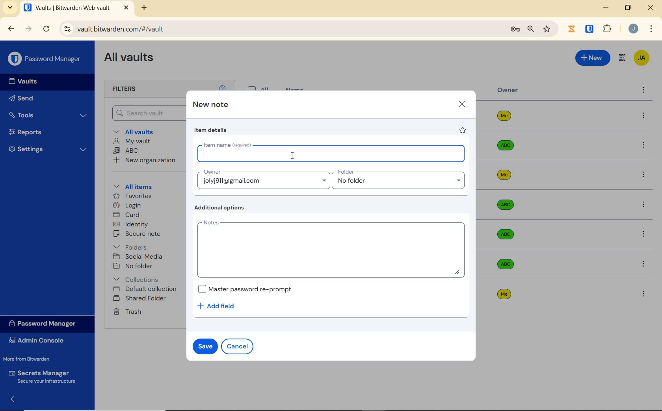 Image resolution: width=662 pixels, height=411 pixels. I want to click on RESTORE, so click(628, 9).